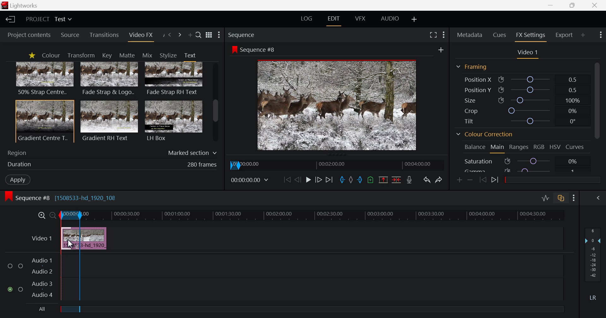 The height and width of the screenshot is (318, 606). Describe the element at coordinates (190, 55) in the screenshot. I see `Text` at that location.